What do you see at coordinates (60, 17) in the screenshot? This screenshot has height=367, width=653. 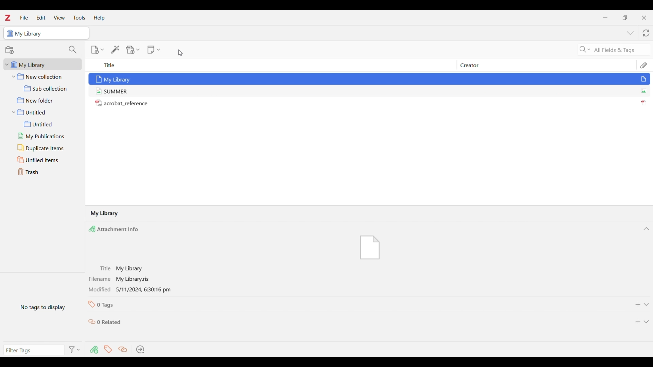 I see `View menu highlighted` at bounding box center [60, 17].